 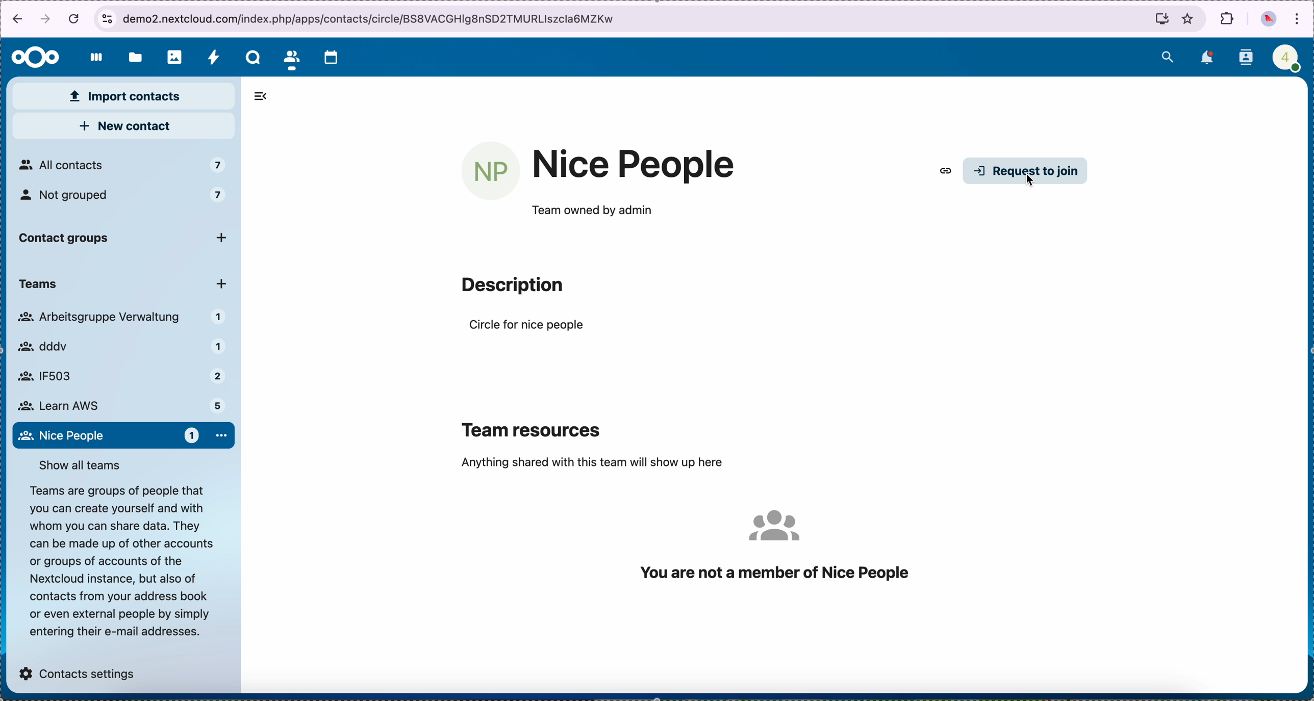 What do you see at coordinates (83, 463) in the screenshot?
I see `show all temas` at bounding box center [83, 463].